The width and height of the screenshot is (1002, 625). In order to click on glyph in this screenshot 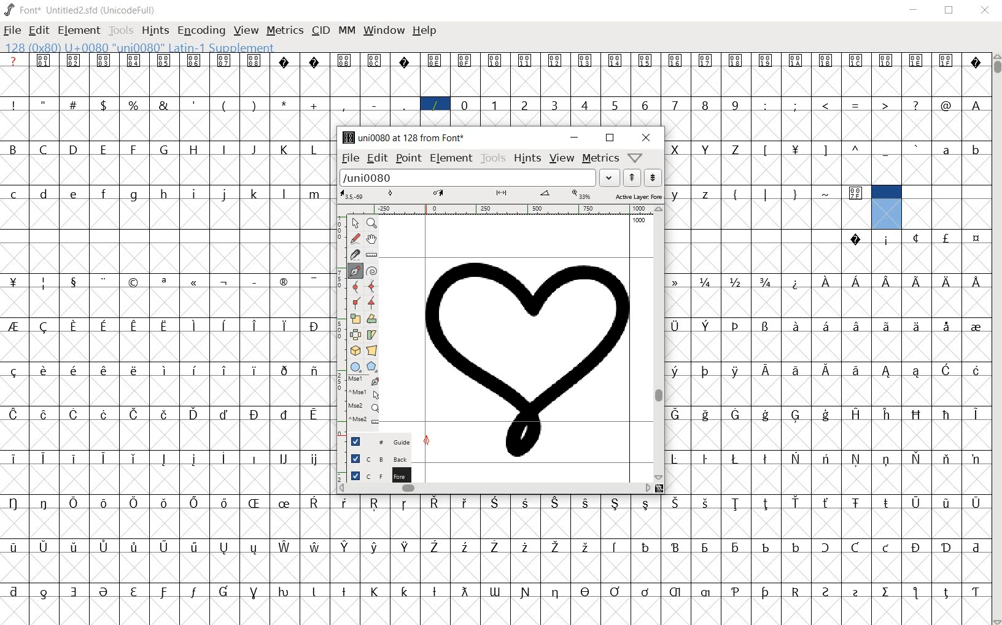, I will do `click(977, 152)`.